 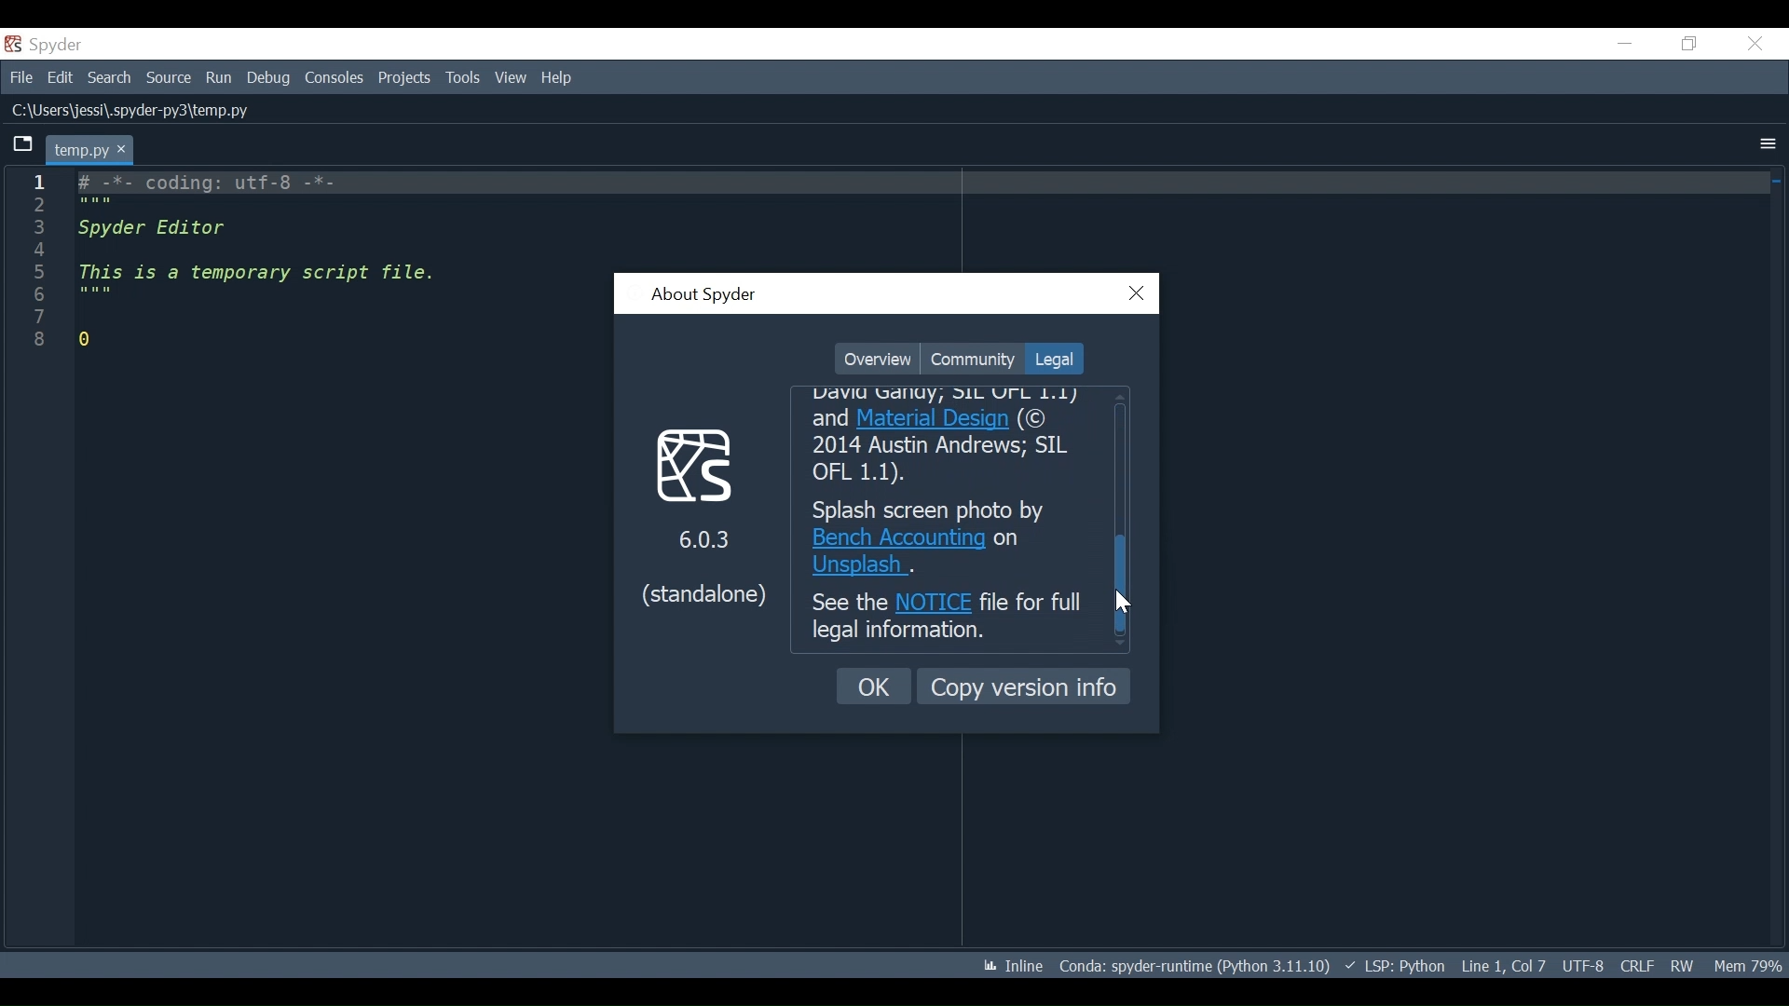 I want to click on See the NOTICE file for full legal information., so click(x=948, y=619).